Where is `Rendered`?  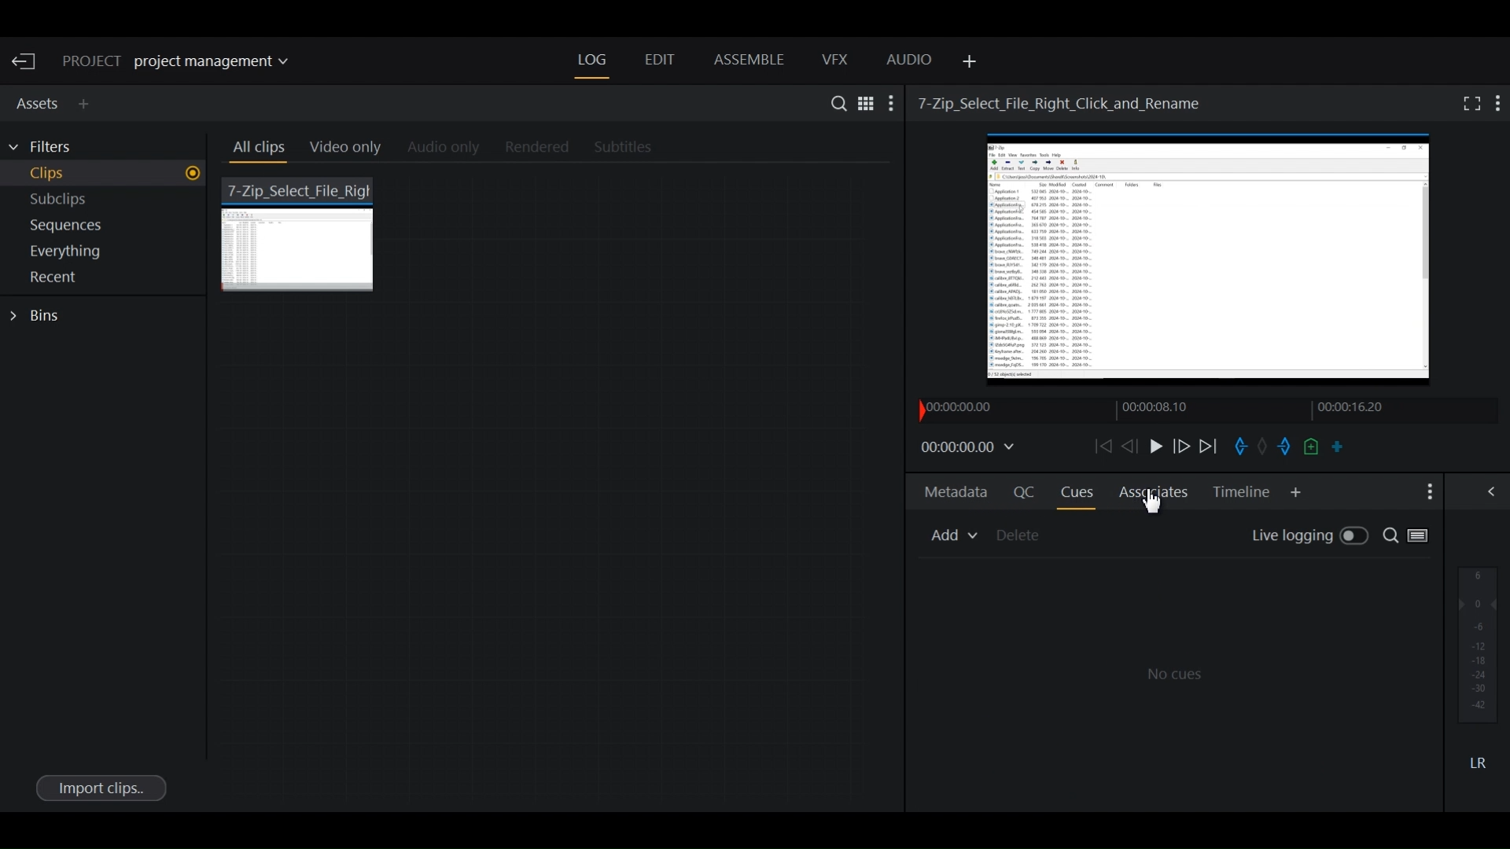
Rendered is located at coordinates (532, 148).